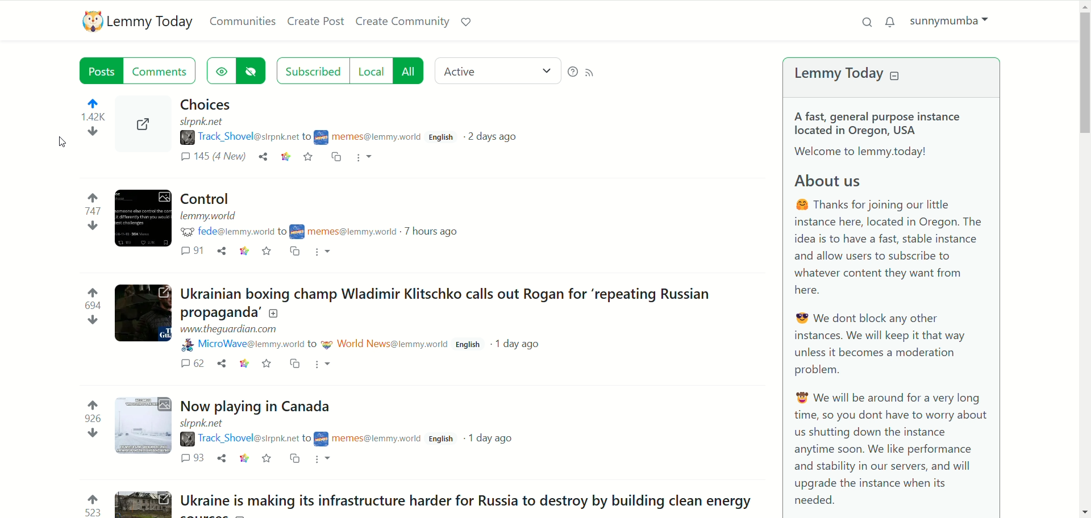  Describe the element at coordinates (209, 423) in the screenshot. I see `URL` at that location.